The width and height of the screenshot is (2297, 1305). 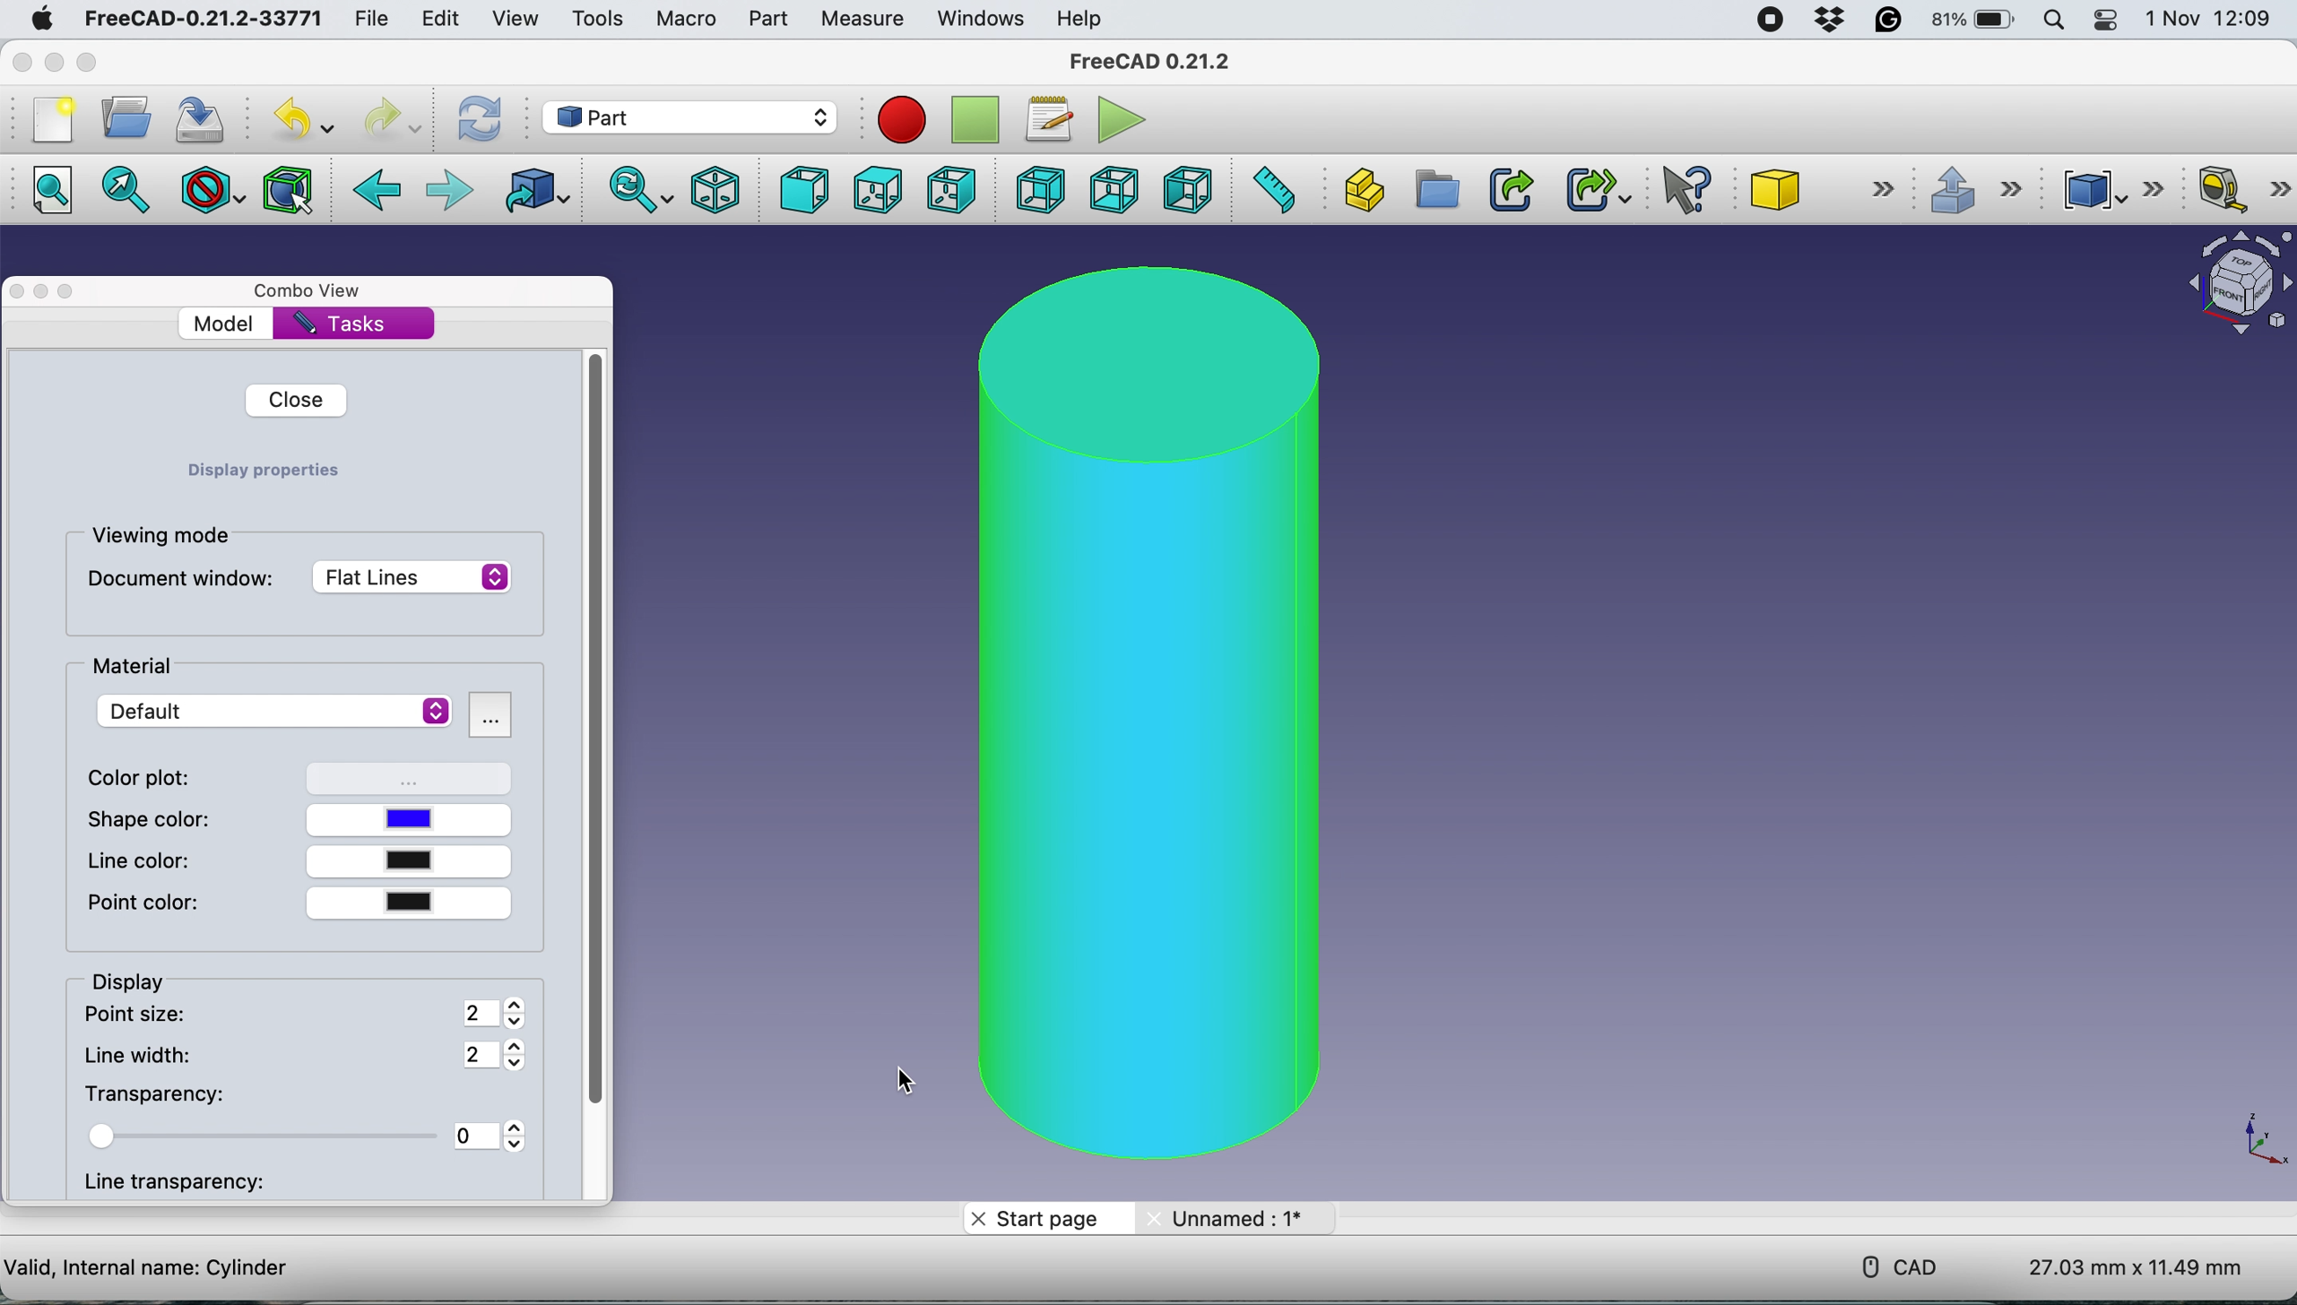 What do you see at coordinates (446, 187) in the screenshot?
I see `forward` at bounding box center [446, 187].